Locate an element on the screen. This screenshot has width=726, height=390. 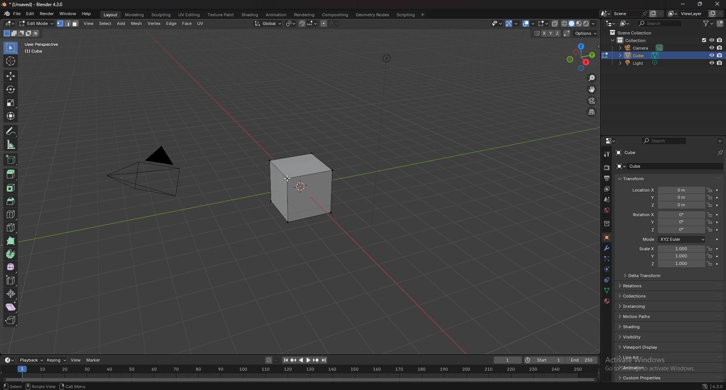
measure is located at coordinates (11, 145).